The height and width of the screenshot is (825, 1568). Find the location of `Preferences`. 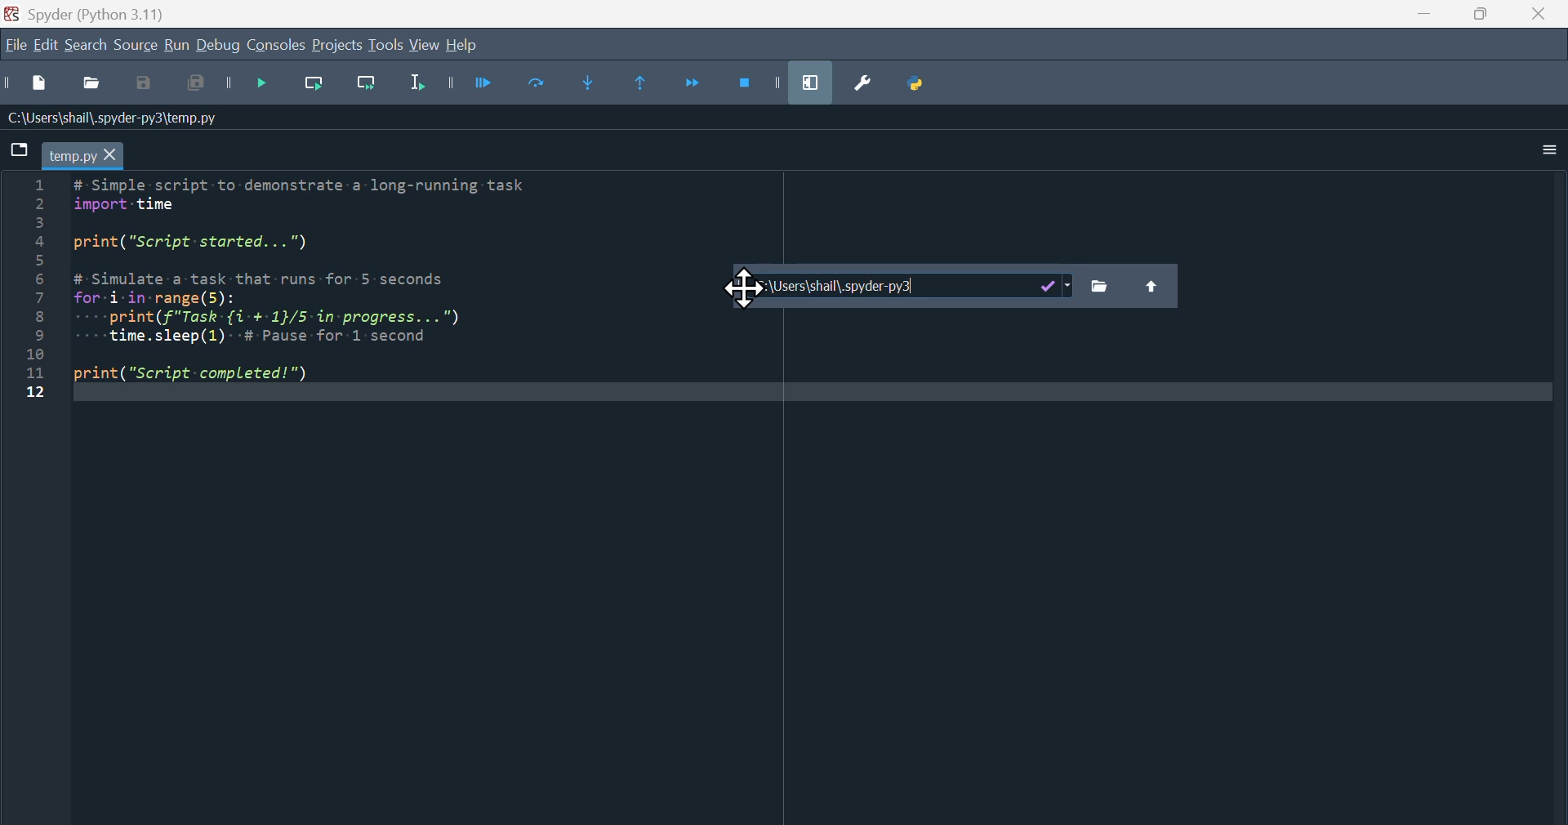

Preferences is located at coordinates (861, 86).